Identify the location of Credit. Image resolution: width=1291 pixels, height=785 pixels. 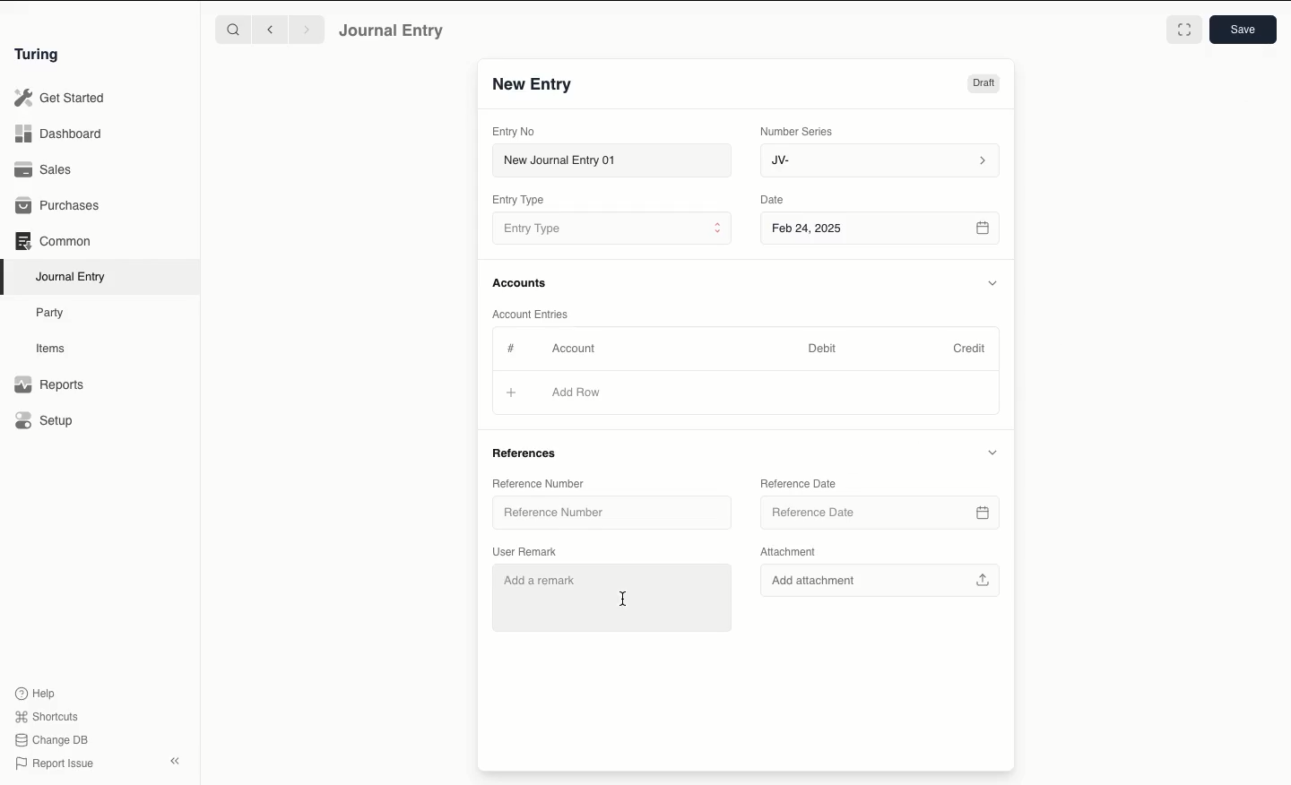
(971, 349).